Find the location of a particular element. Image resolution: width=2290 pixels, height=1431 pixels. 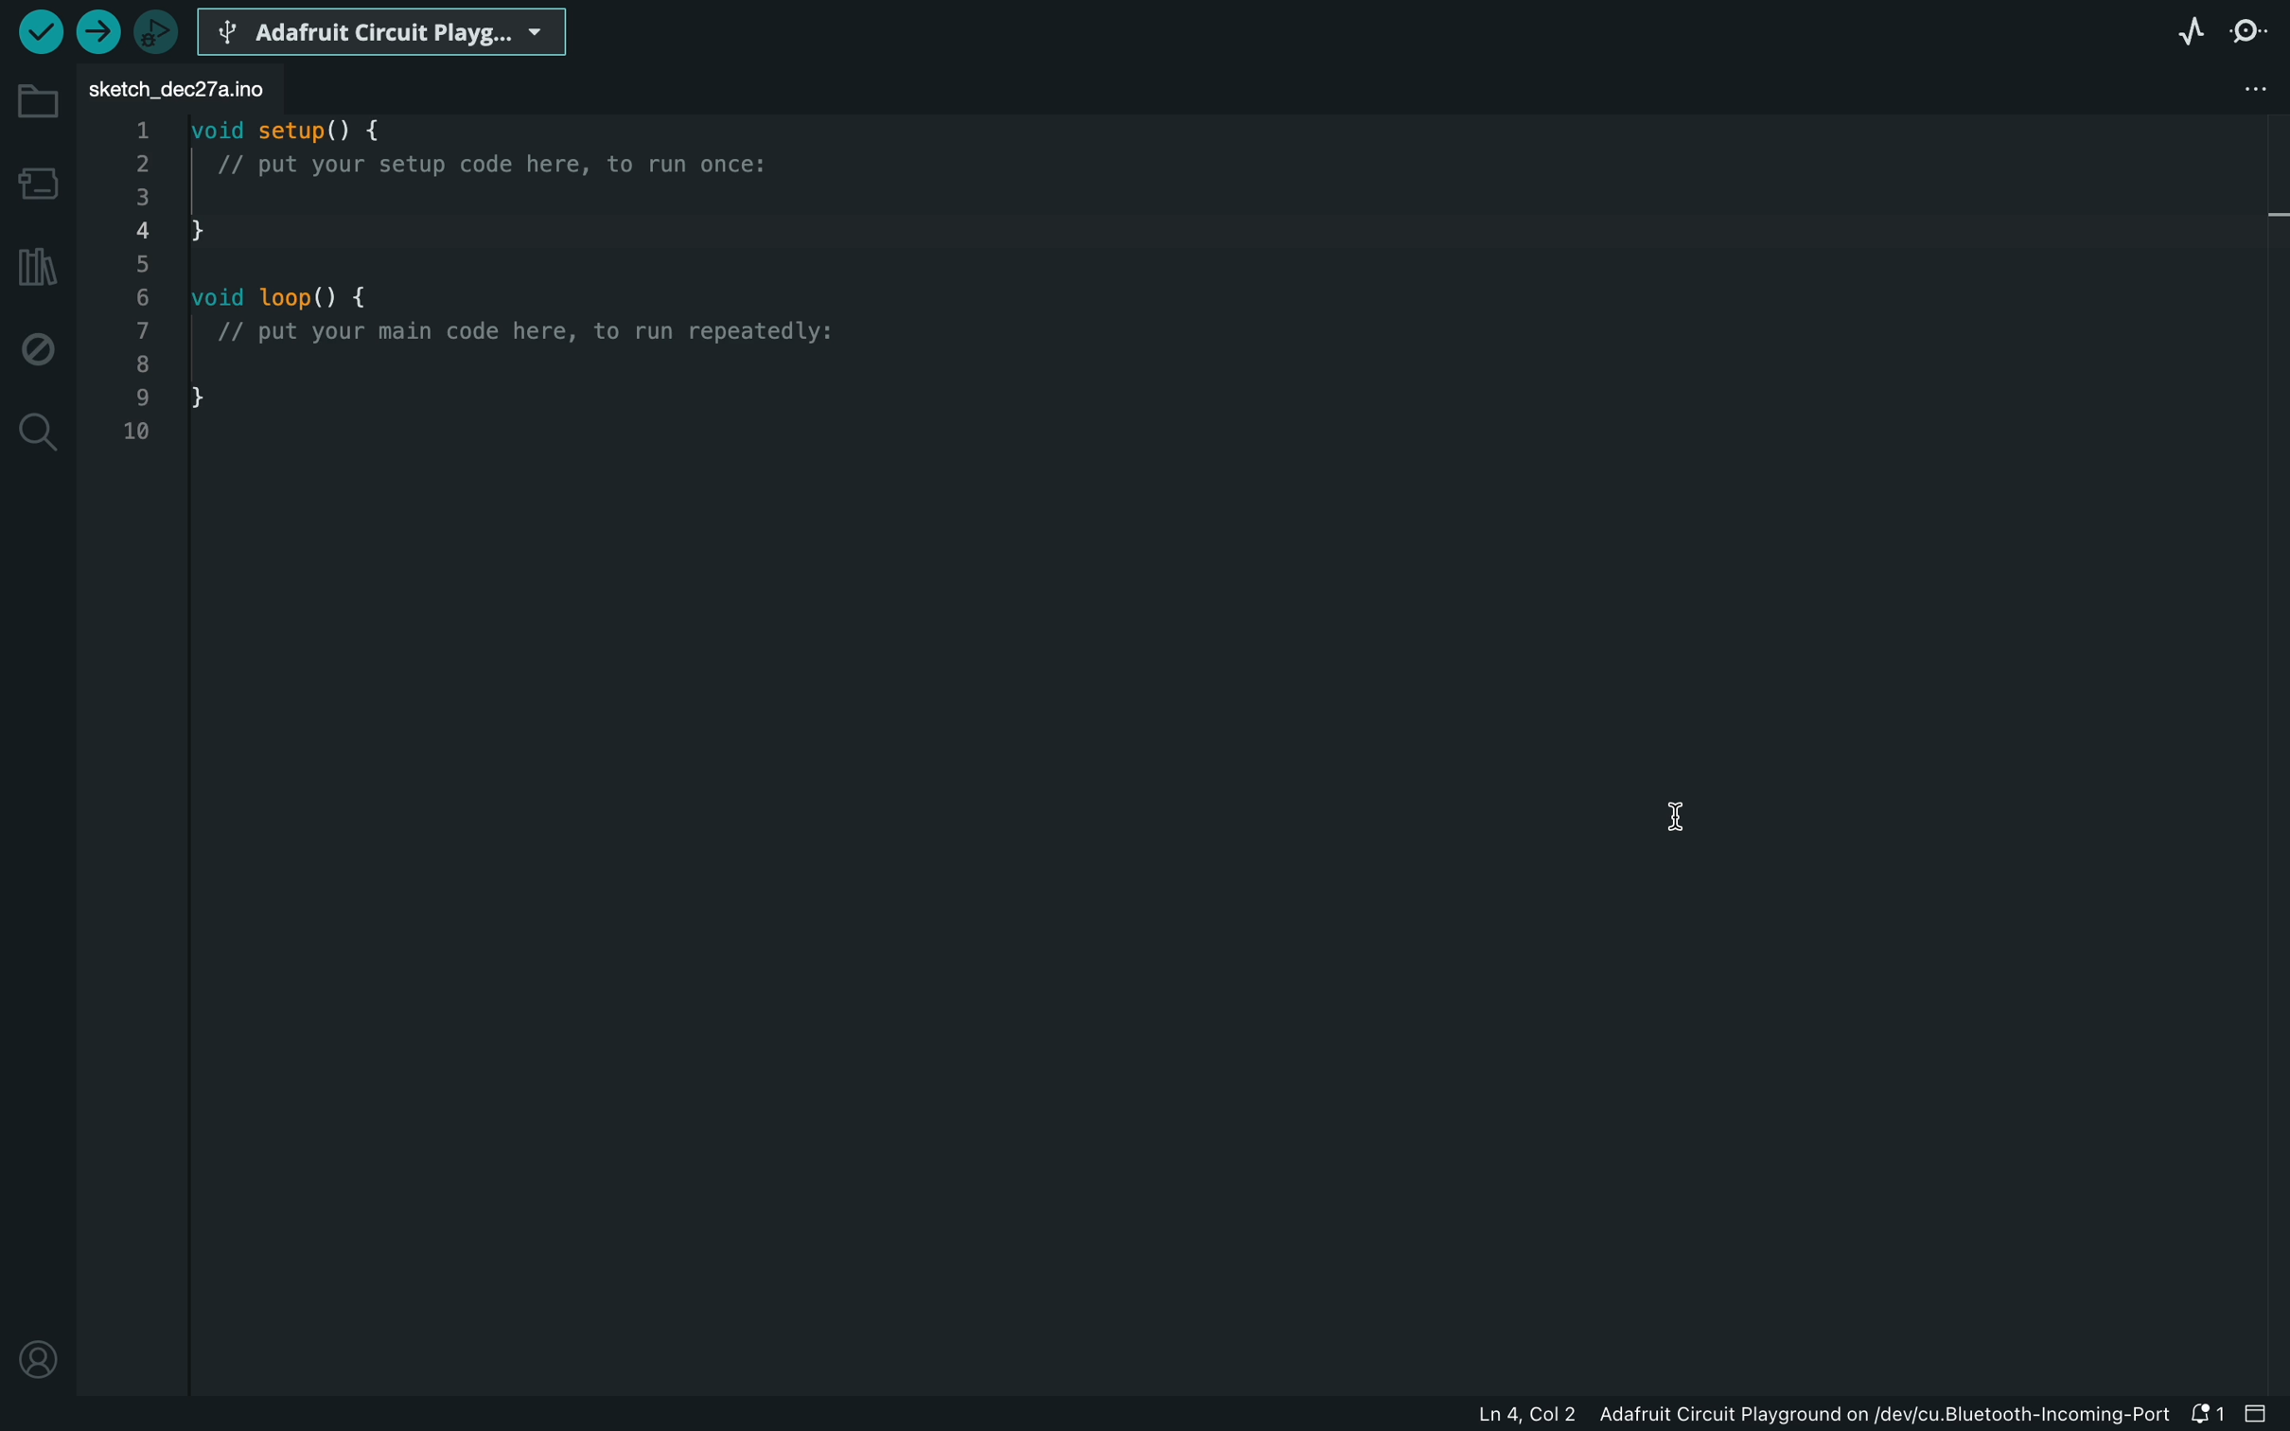

code is located at coordinates (487, 290).